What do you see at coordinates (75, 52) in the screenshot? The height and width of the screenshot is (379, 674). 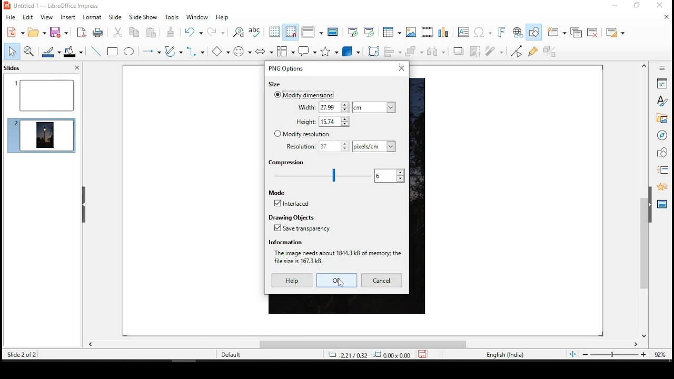 I see `fill color` at bounding box center [75, 52].